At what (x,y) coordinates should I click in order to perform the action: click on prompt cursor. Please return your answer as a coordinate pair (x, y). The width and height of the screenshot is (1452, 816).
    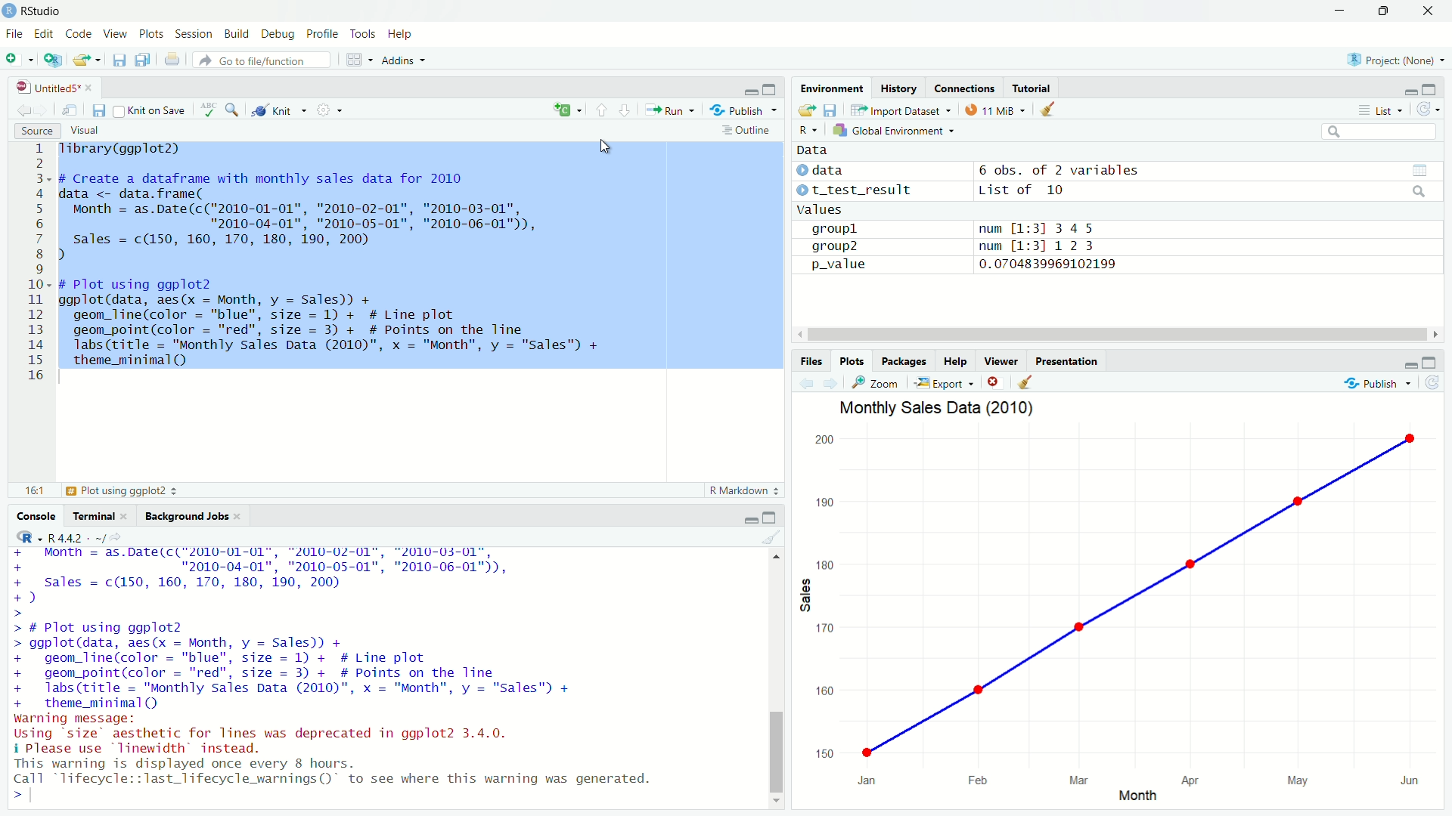
    Looking at the image, I should click on (26, 794).